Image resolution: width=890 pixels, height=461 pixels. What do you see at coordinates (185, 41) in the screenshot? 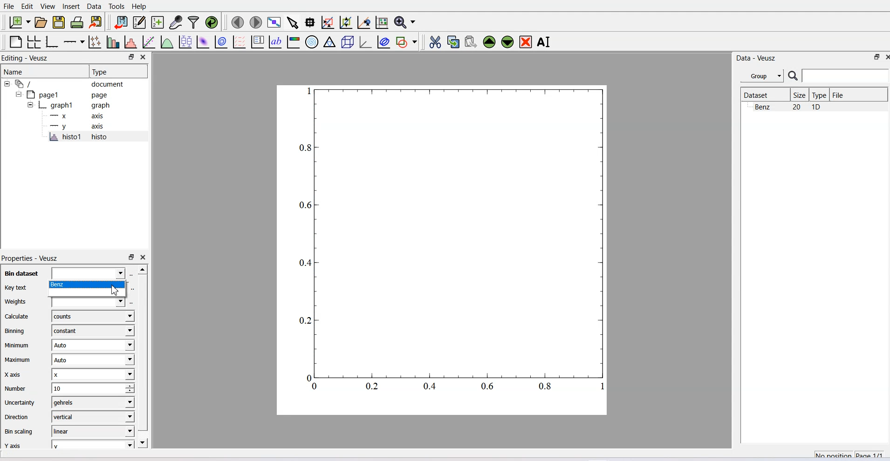
I see `Plot box plots` at bounding box center [185, 41].